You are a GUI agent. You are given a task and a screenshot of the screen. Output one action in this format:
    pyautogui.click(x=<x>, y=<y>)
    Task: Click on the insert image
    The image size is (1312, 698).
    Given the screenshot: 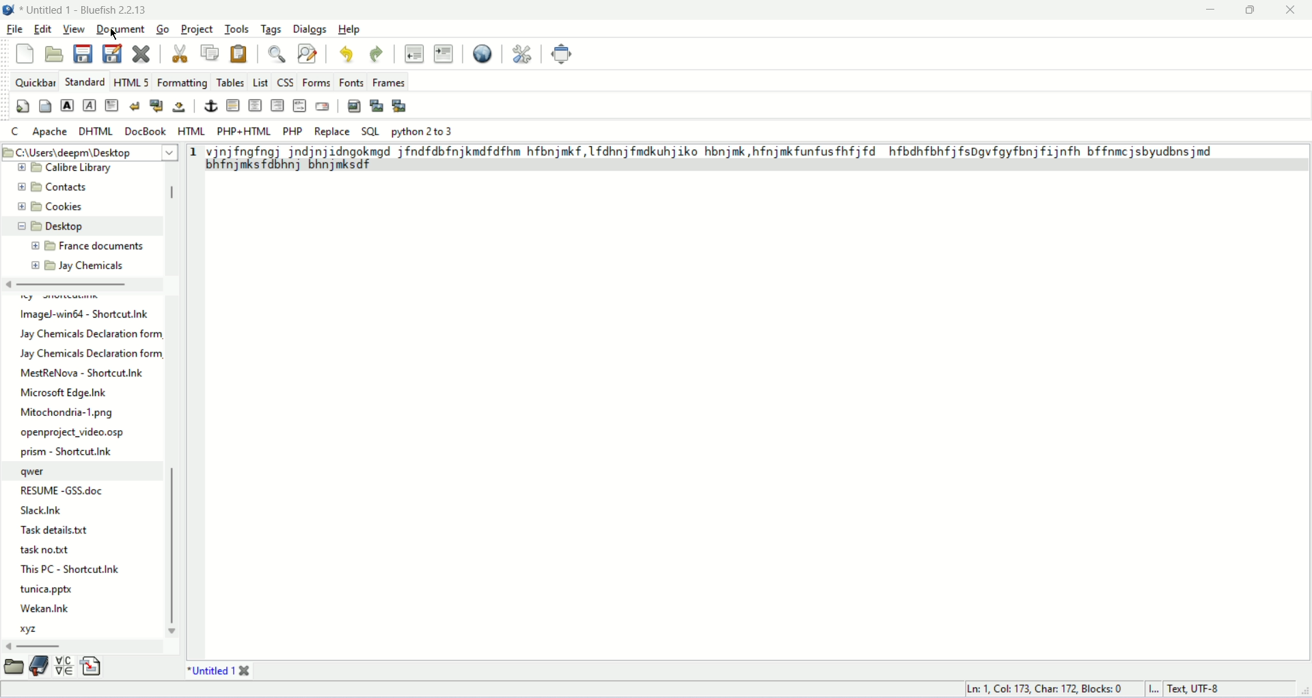 What is the action you would take?
    pyautogui.click(x=353, y=105)
    